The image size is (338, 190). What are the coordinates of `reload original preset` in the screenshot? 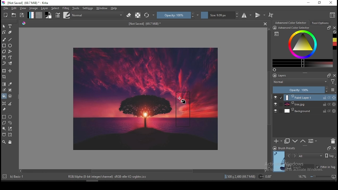 It's located at (149, 15).